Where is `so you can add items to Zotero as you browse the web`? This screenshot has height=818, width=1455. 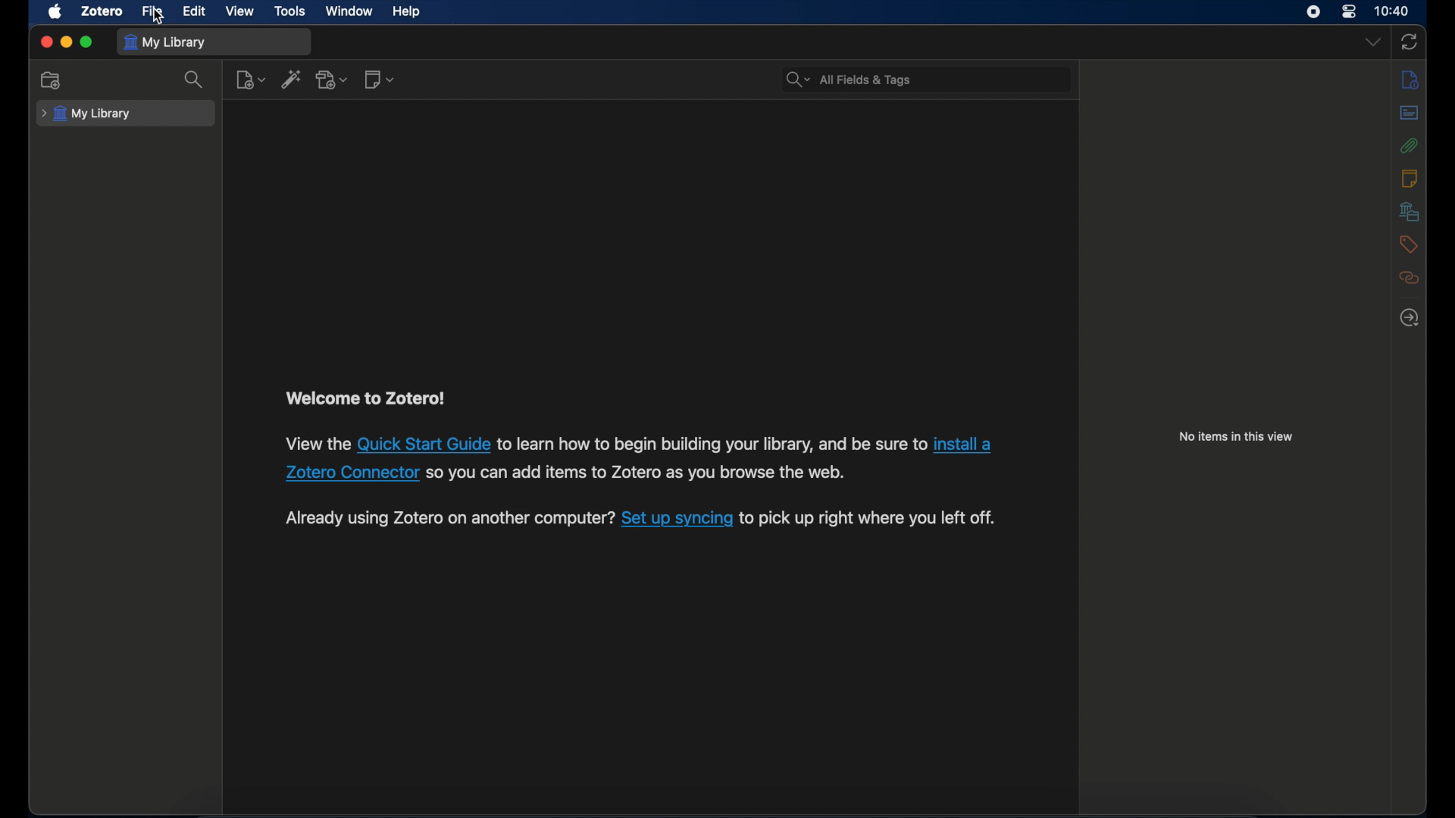
so you can add items to Zotero as you browse the web is located at coordinates (636, 474).